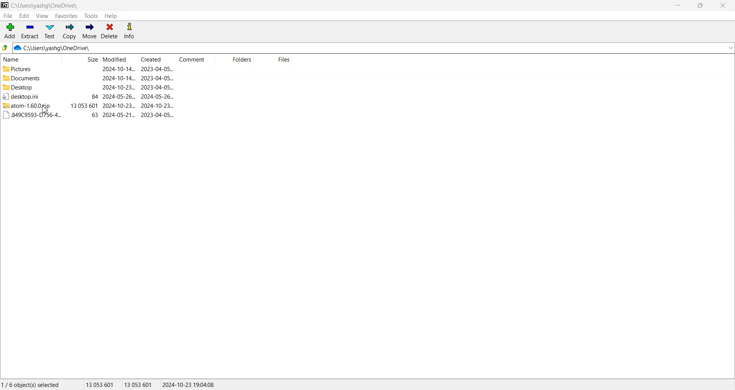 The height and width of the screenshot is (390, 735). What do you see at coordinates (63, 48) in the screenshot?
I see `C:\Users\yashg\OneDrive\` at bounding box center [63, 48].